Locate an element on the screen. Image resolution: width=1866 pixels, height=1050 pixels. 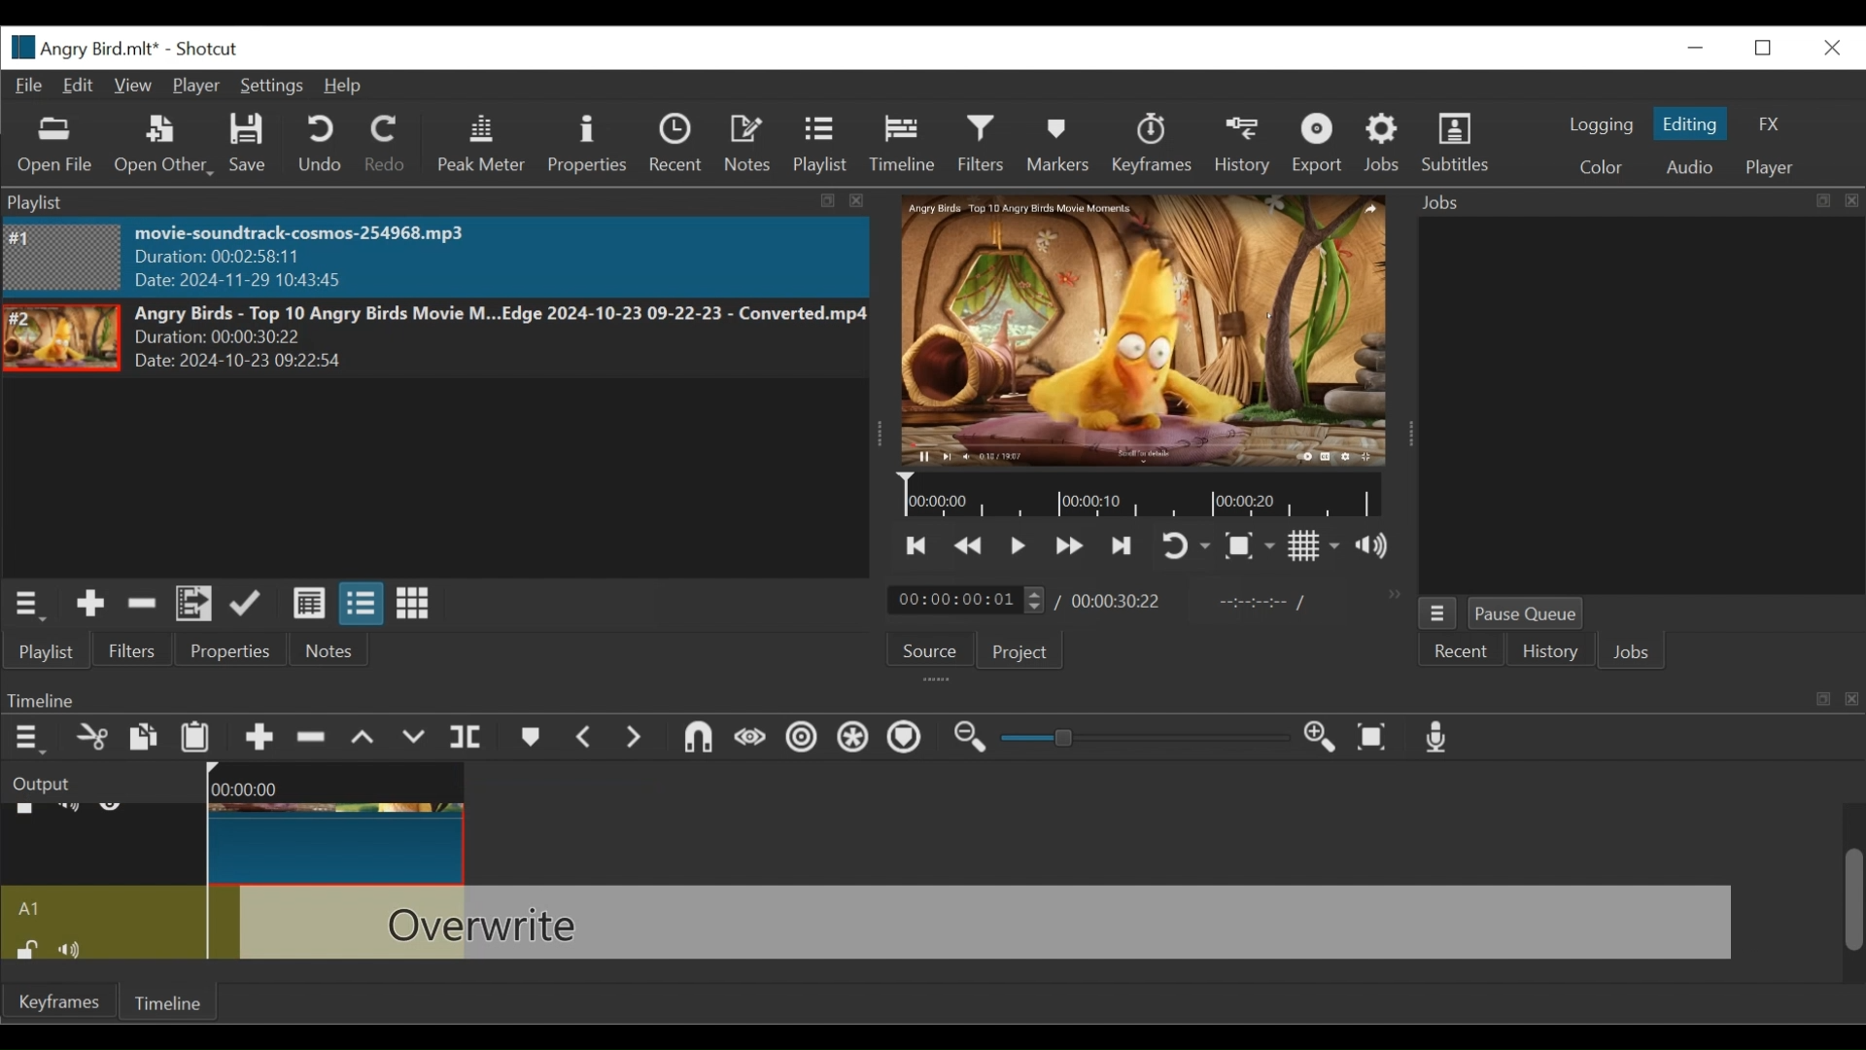
00:00:30:22(Total Duration) is located at coordinates (1112, 601).